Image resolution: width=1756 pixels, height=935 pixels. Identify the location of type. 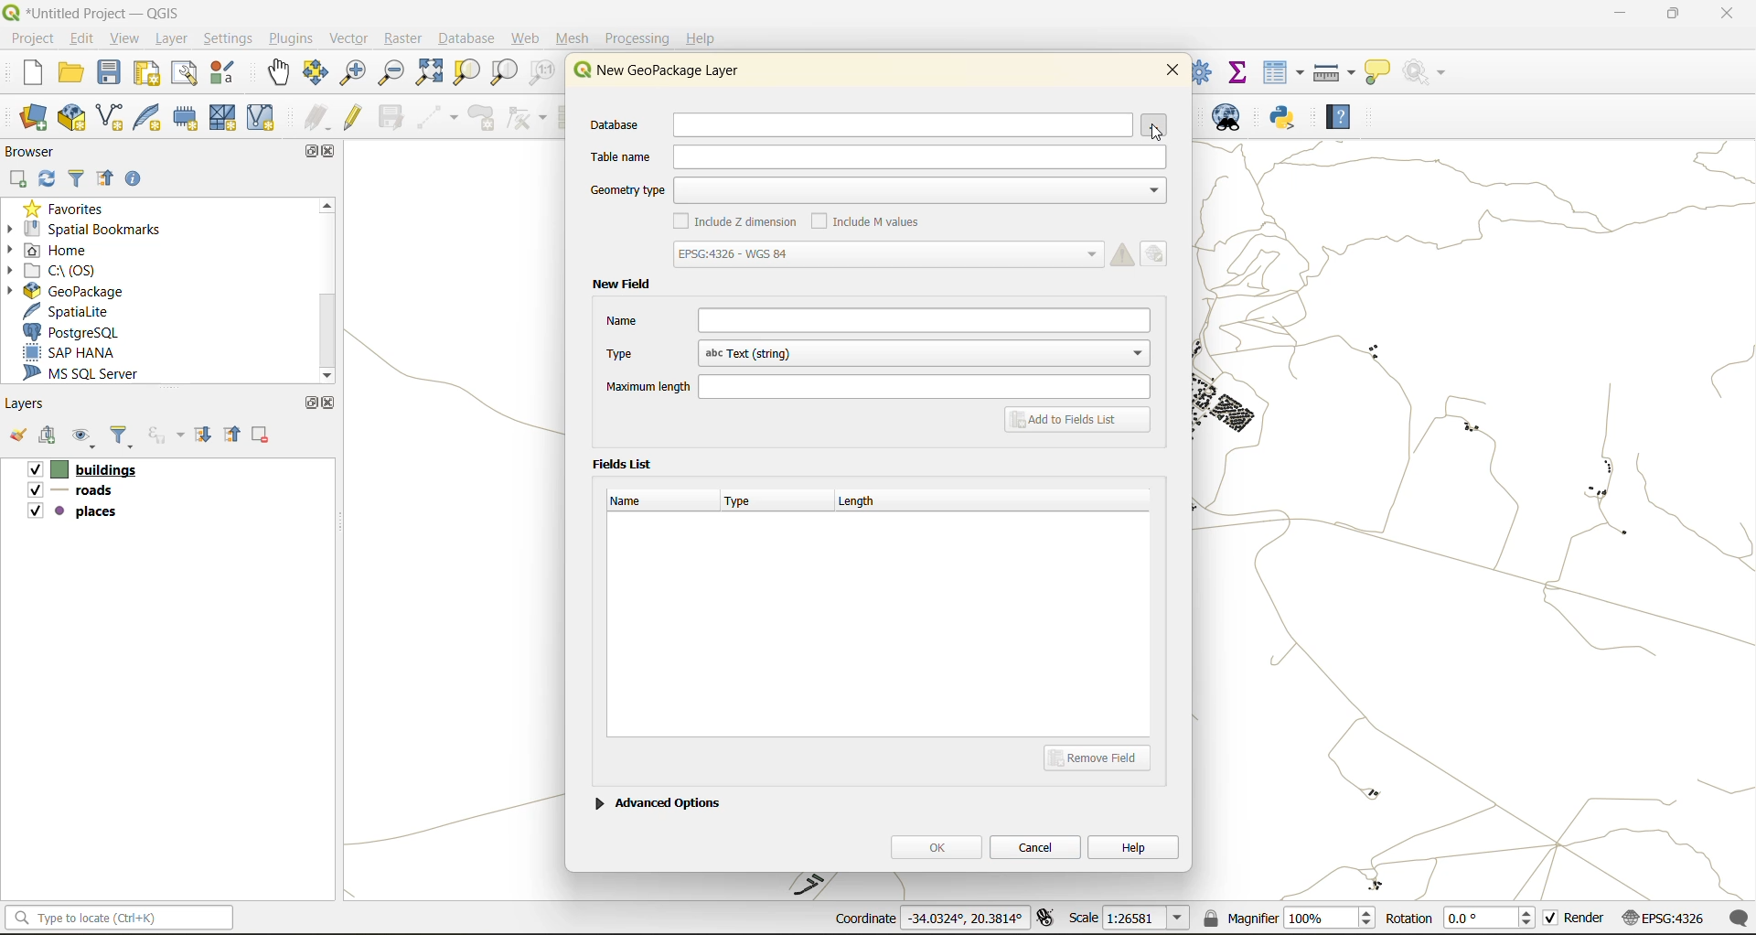
(874, 353).